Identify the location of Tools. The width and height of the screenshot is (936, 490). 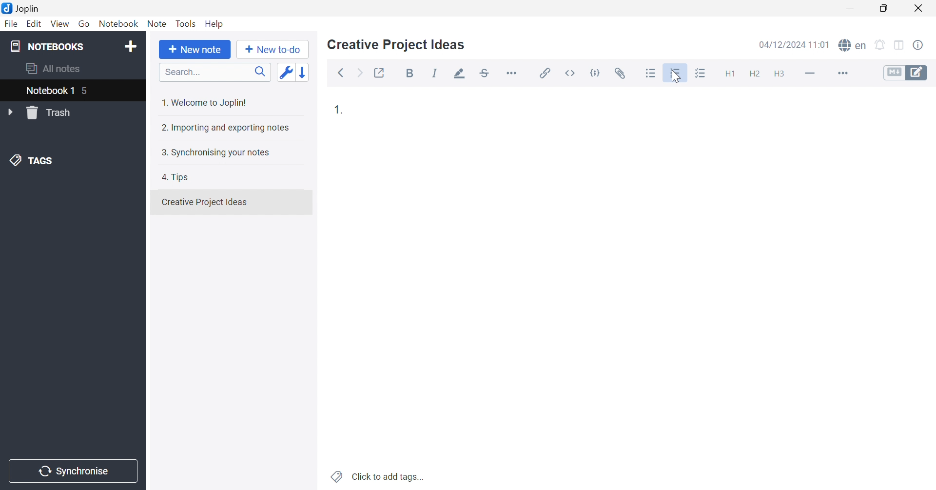
(187, 23).